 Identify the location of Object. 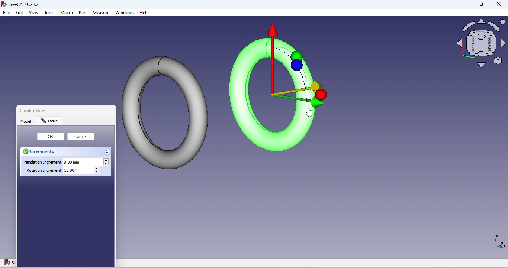
(282, 88).